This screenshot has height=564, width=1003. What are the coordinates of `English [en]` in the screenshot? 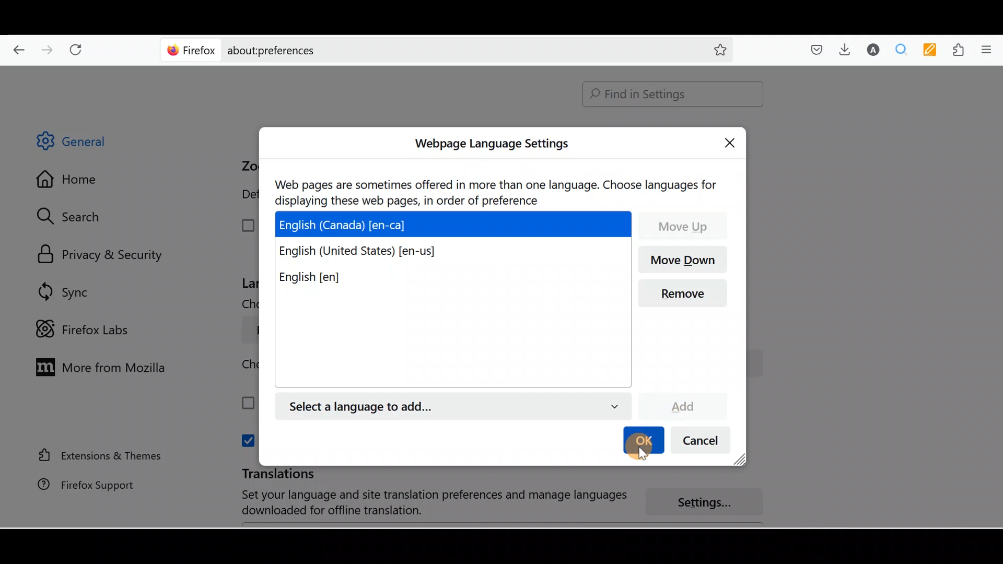 It's located at (317, 281).